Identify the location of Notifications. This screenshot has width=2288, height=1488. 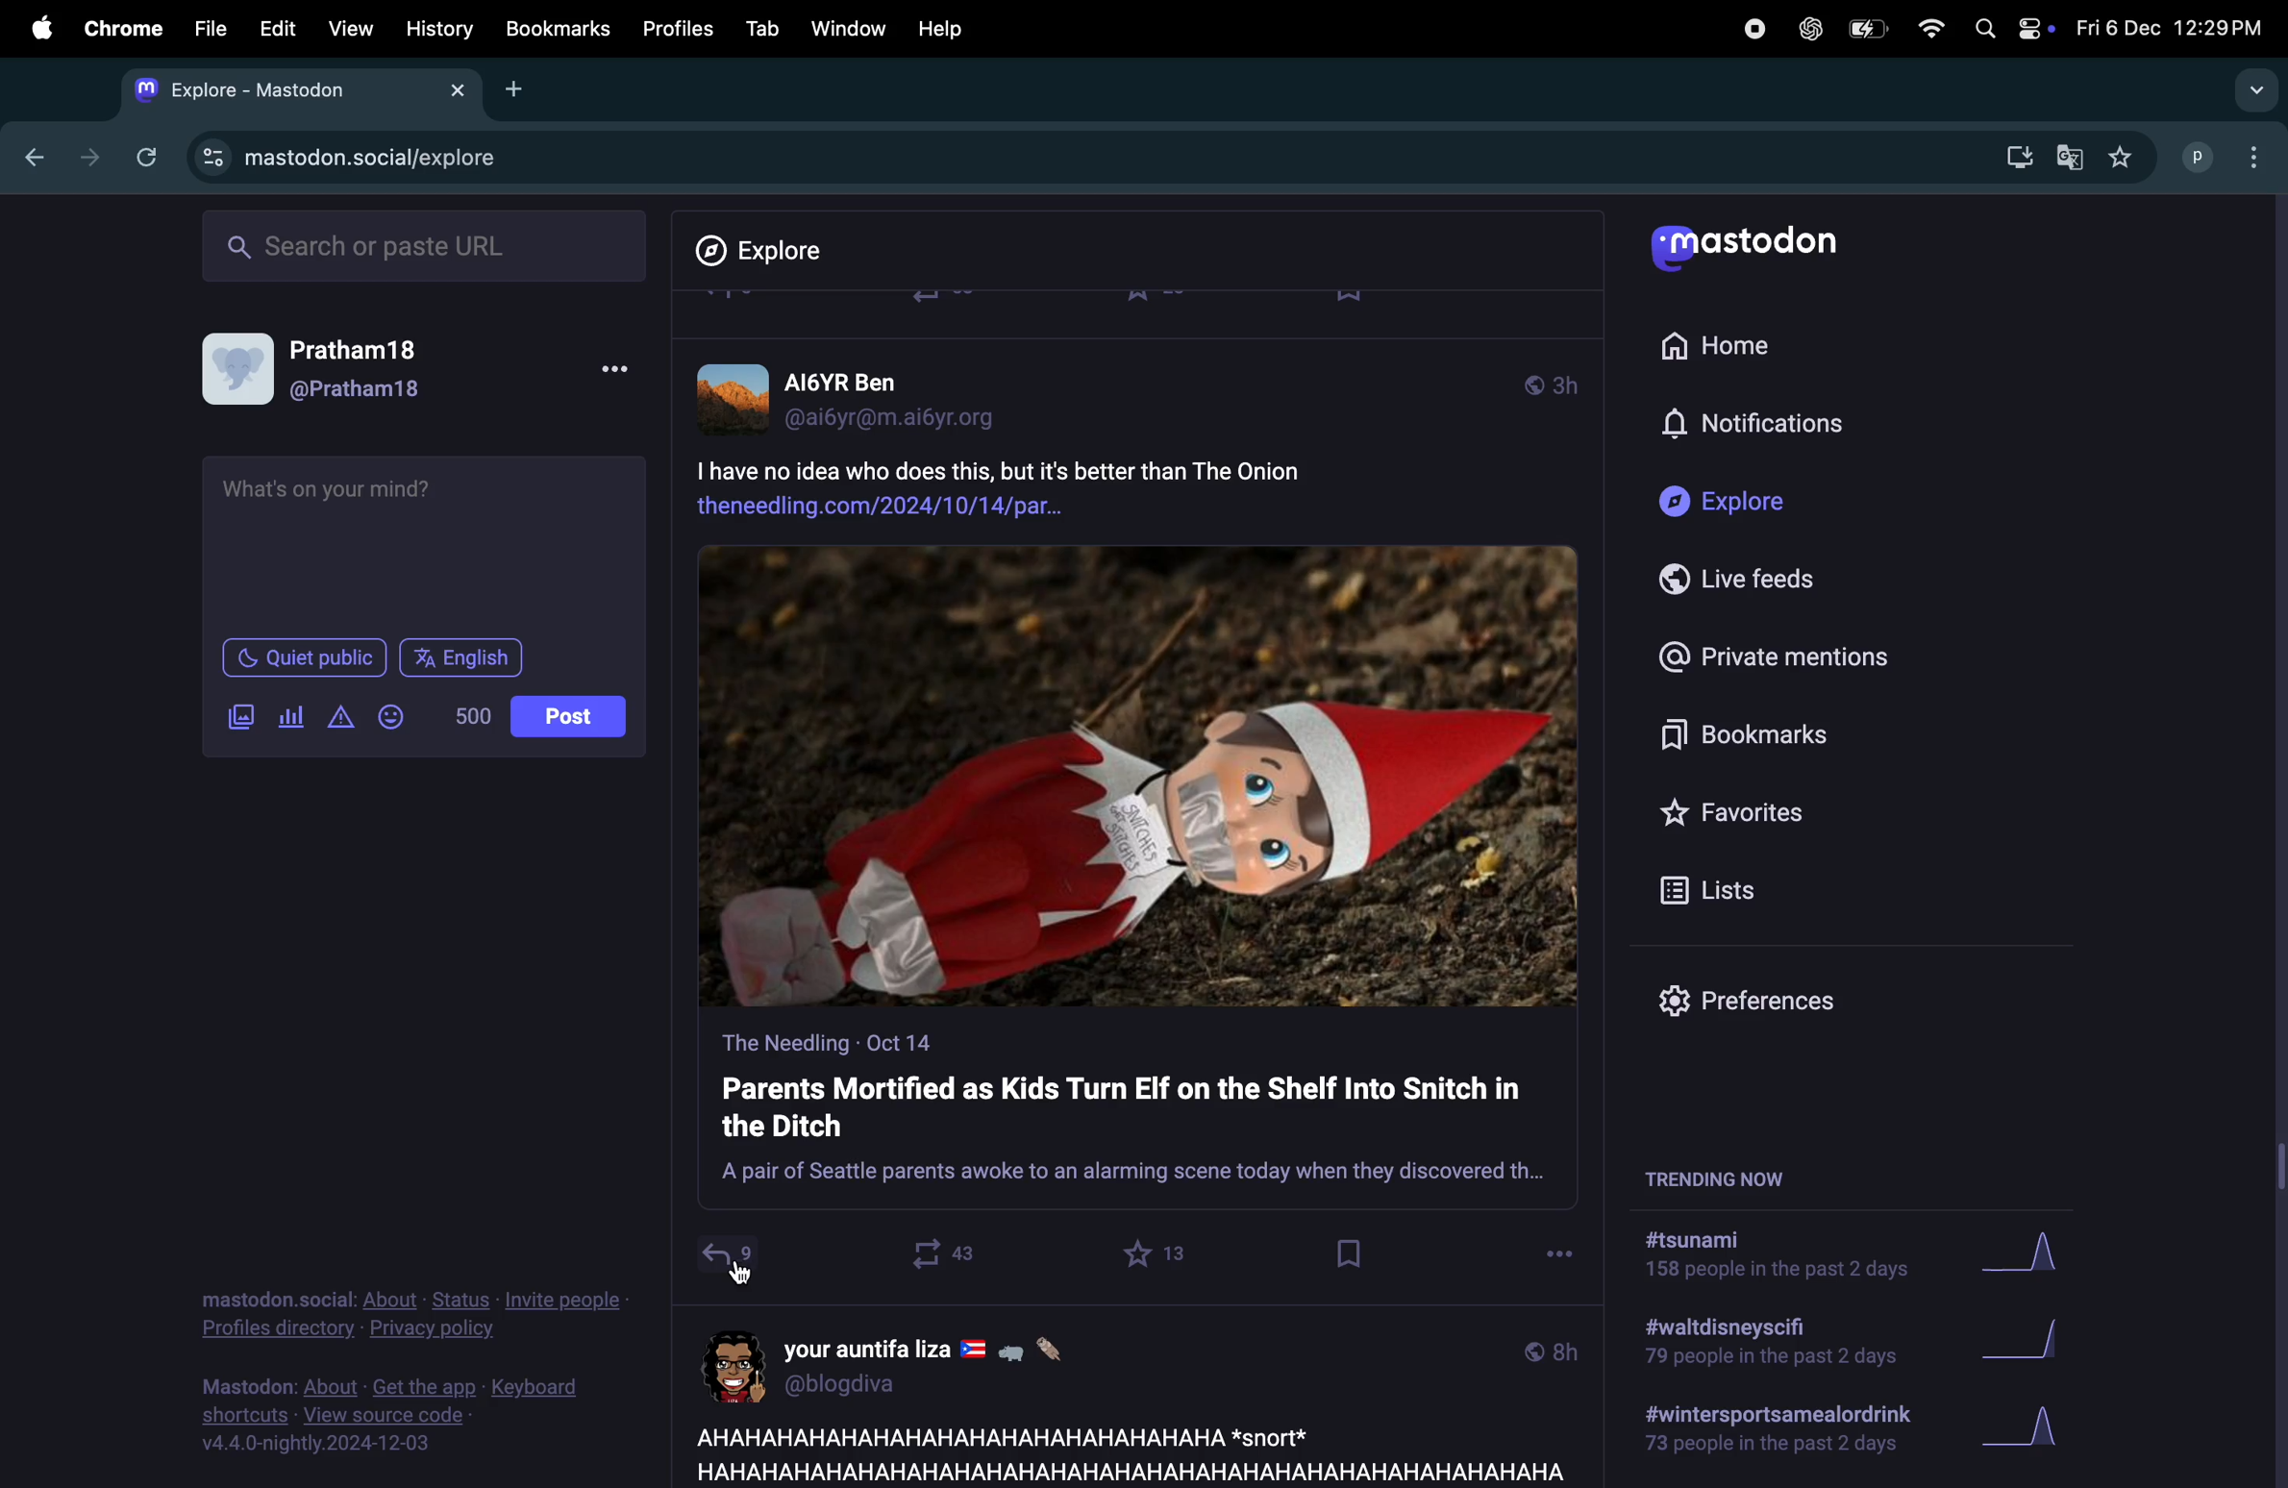
(1758, 425).